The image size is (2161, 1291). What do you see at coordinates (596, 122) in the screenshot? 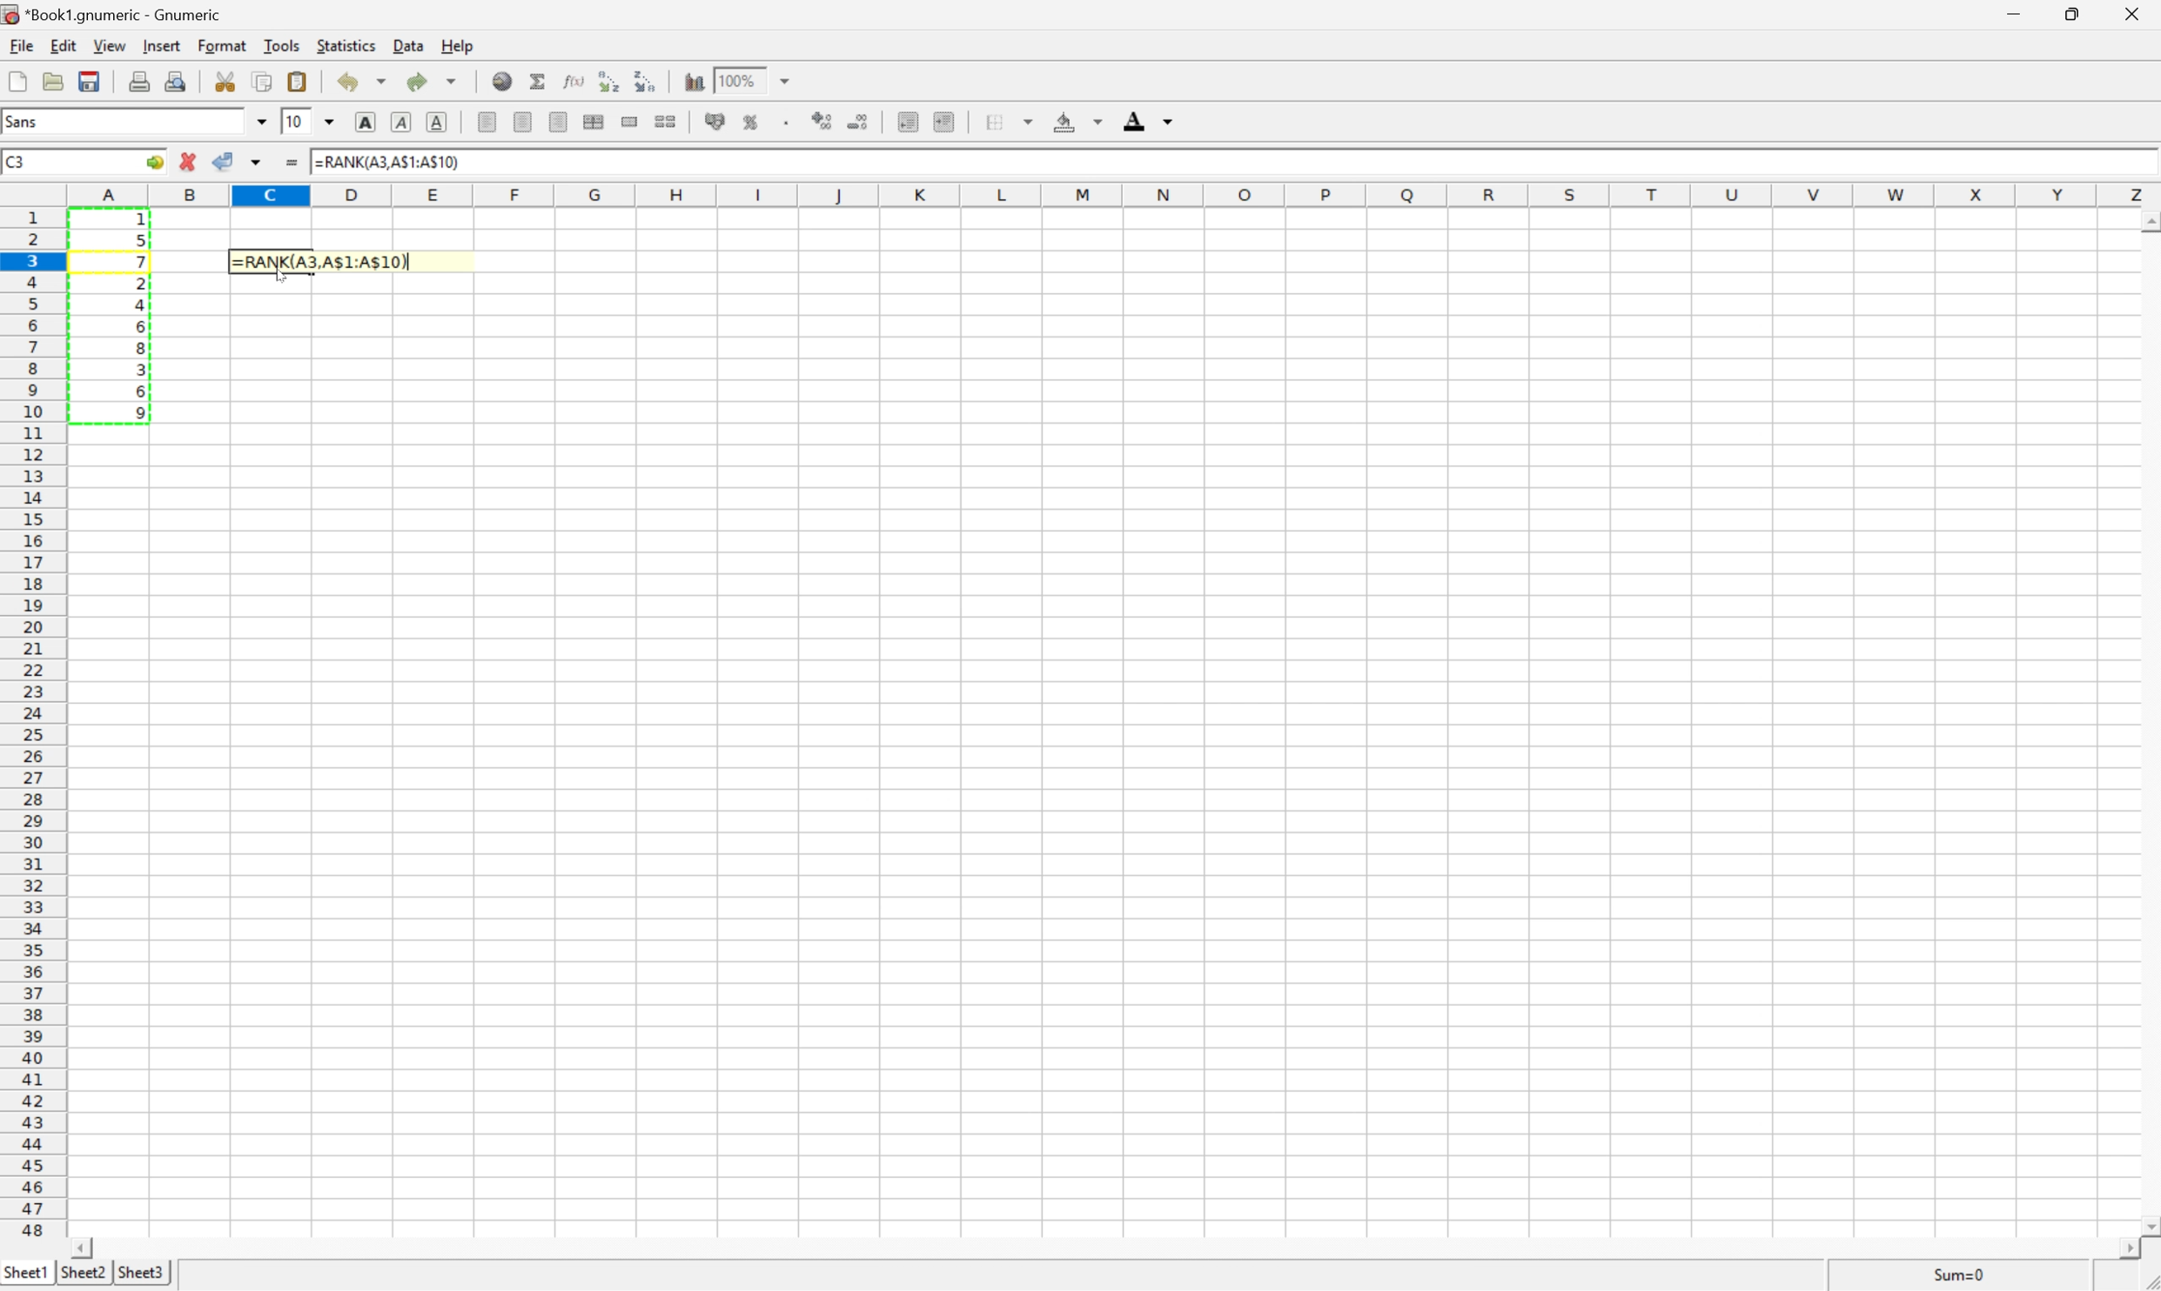
I see `center horizontally` at bounding box center [596, 122].